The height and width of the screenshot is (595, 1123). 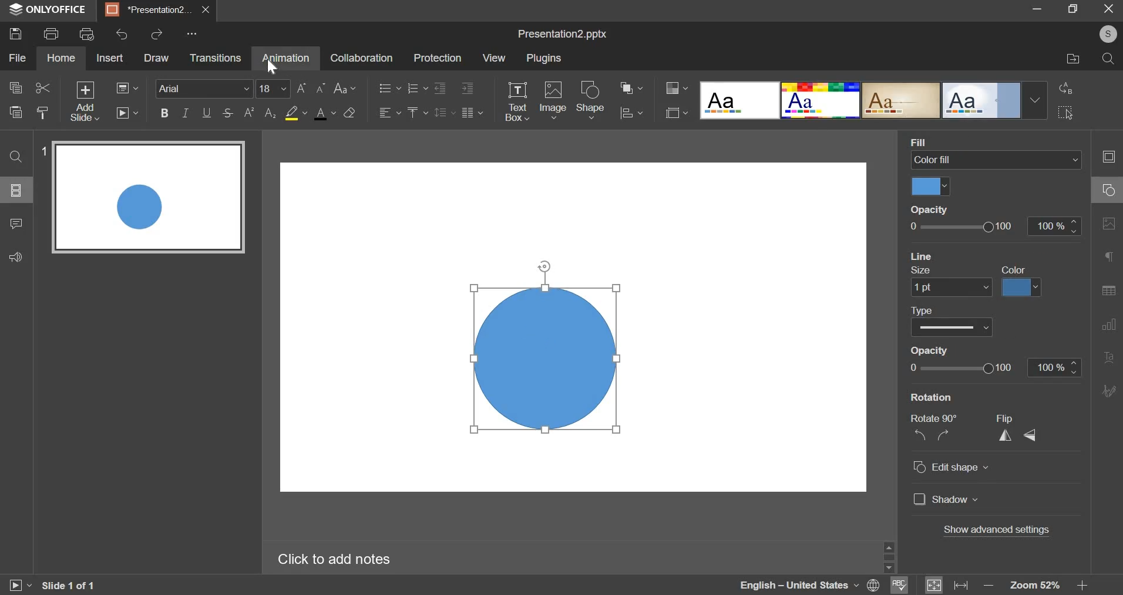 I want to click on apply to all slides, so click(x=963, y=307).